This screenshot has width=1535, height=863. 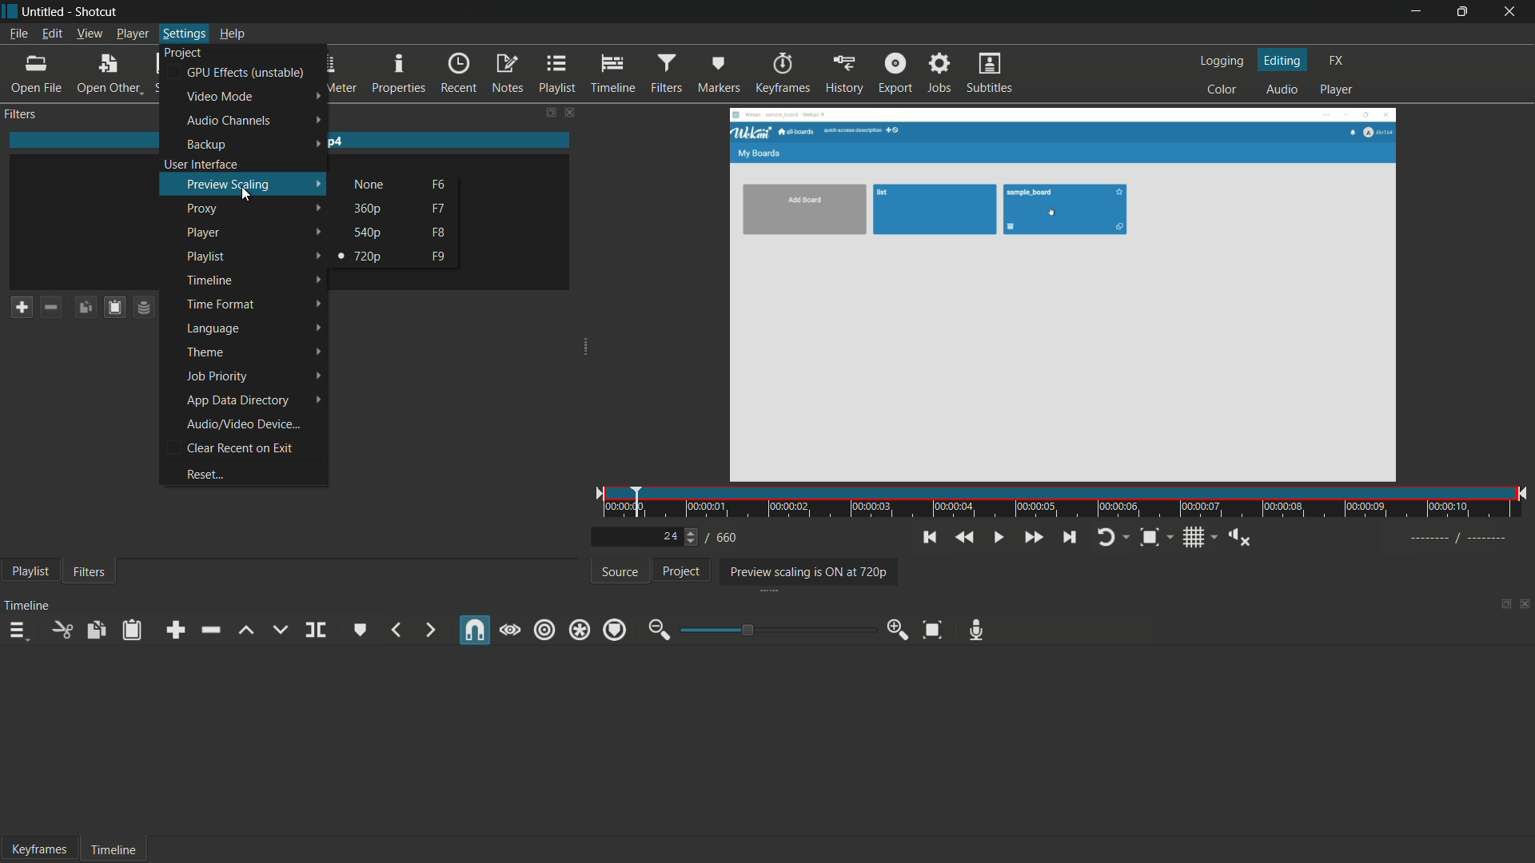 What do you see at coordinates (369, 208) in the screenshot?
I see `360p` at bounding box center [369, 208].